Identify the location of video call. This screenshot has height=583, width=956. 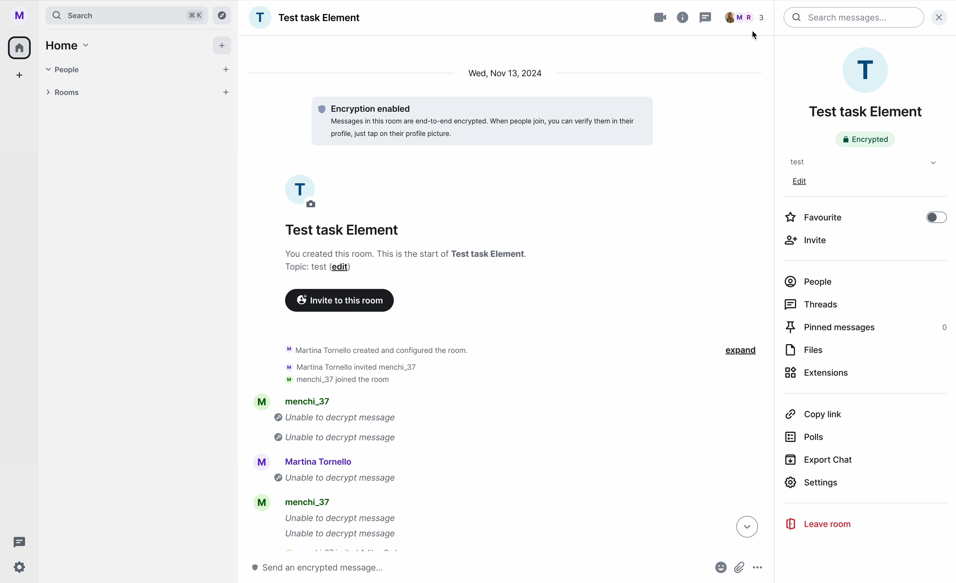
(653, 18).